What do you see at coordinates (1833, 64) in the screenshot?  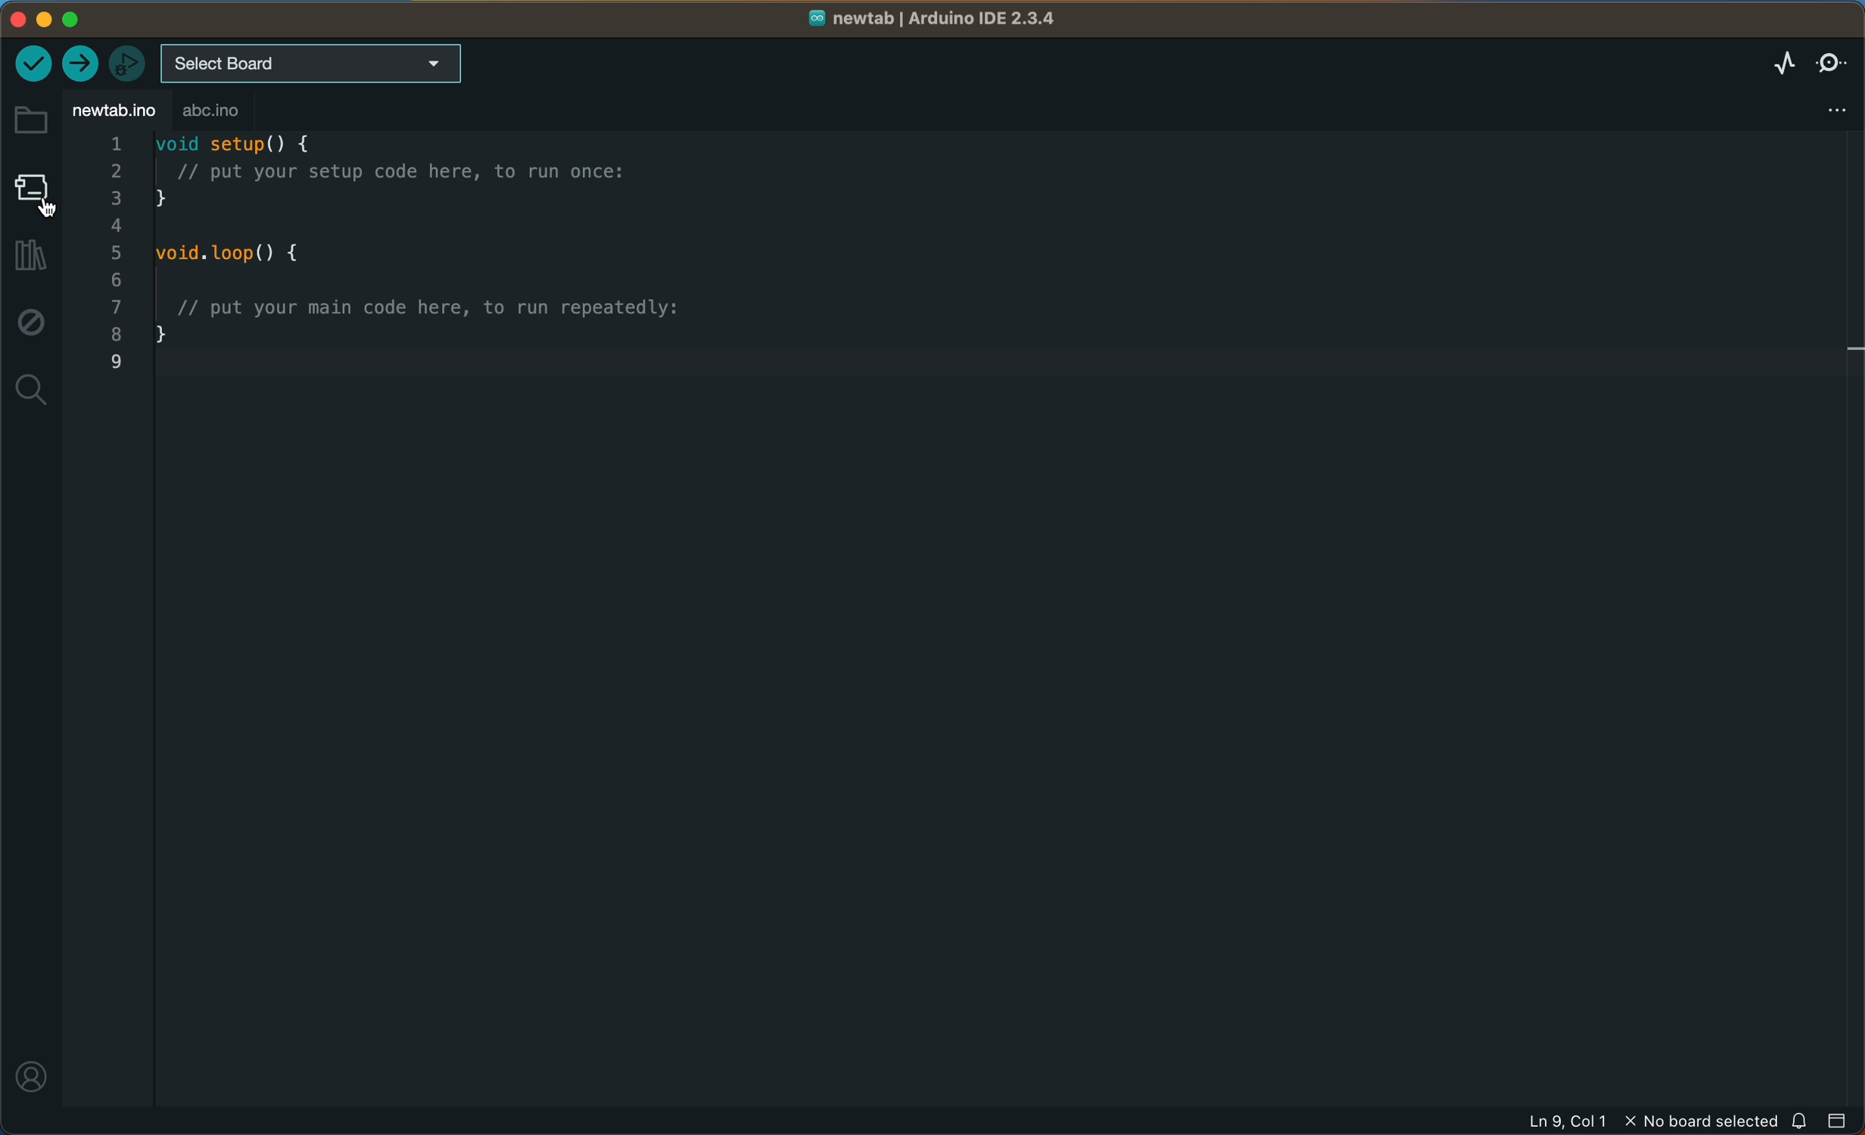 I see `serial monitor` at bounding box center [1833, 64].